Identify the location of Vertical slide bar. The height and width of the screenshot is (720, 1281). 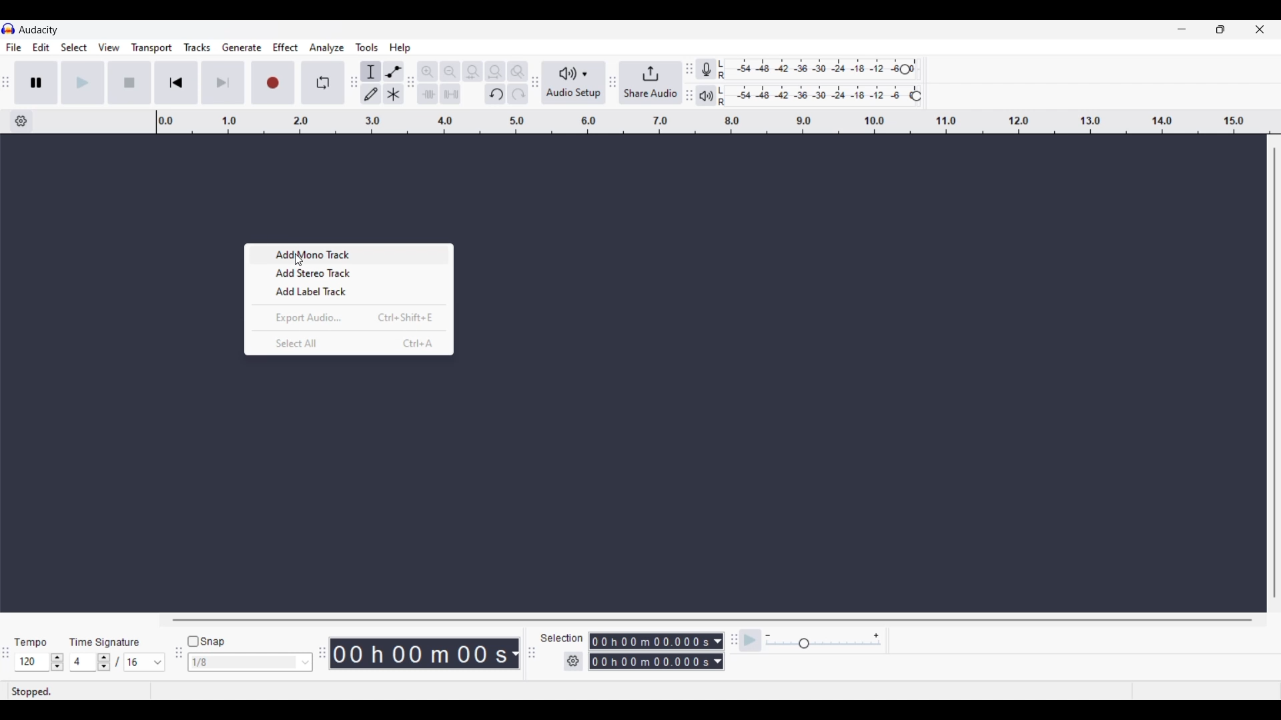
(1274, 373).